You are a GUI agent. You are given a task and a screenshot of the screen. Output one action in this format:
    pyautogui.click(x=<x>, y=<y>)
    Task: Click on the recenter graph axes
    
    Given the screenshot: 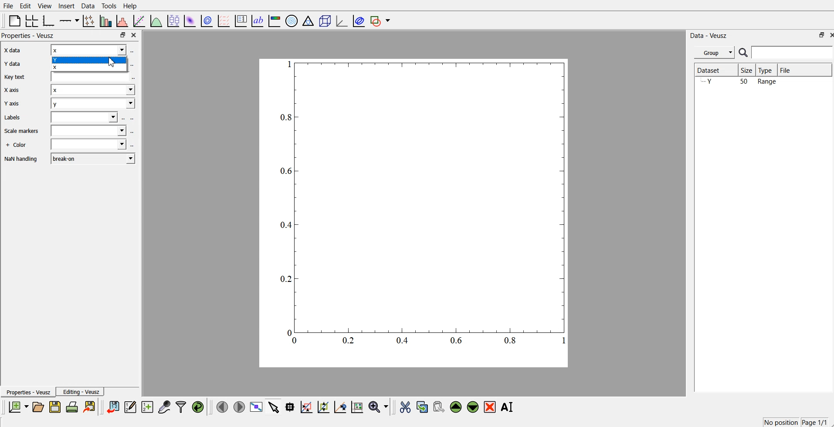 What is the action you would take?
    pyautogui.click(x=340, y=407)
    